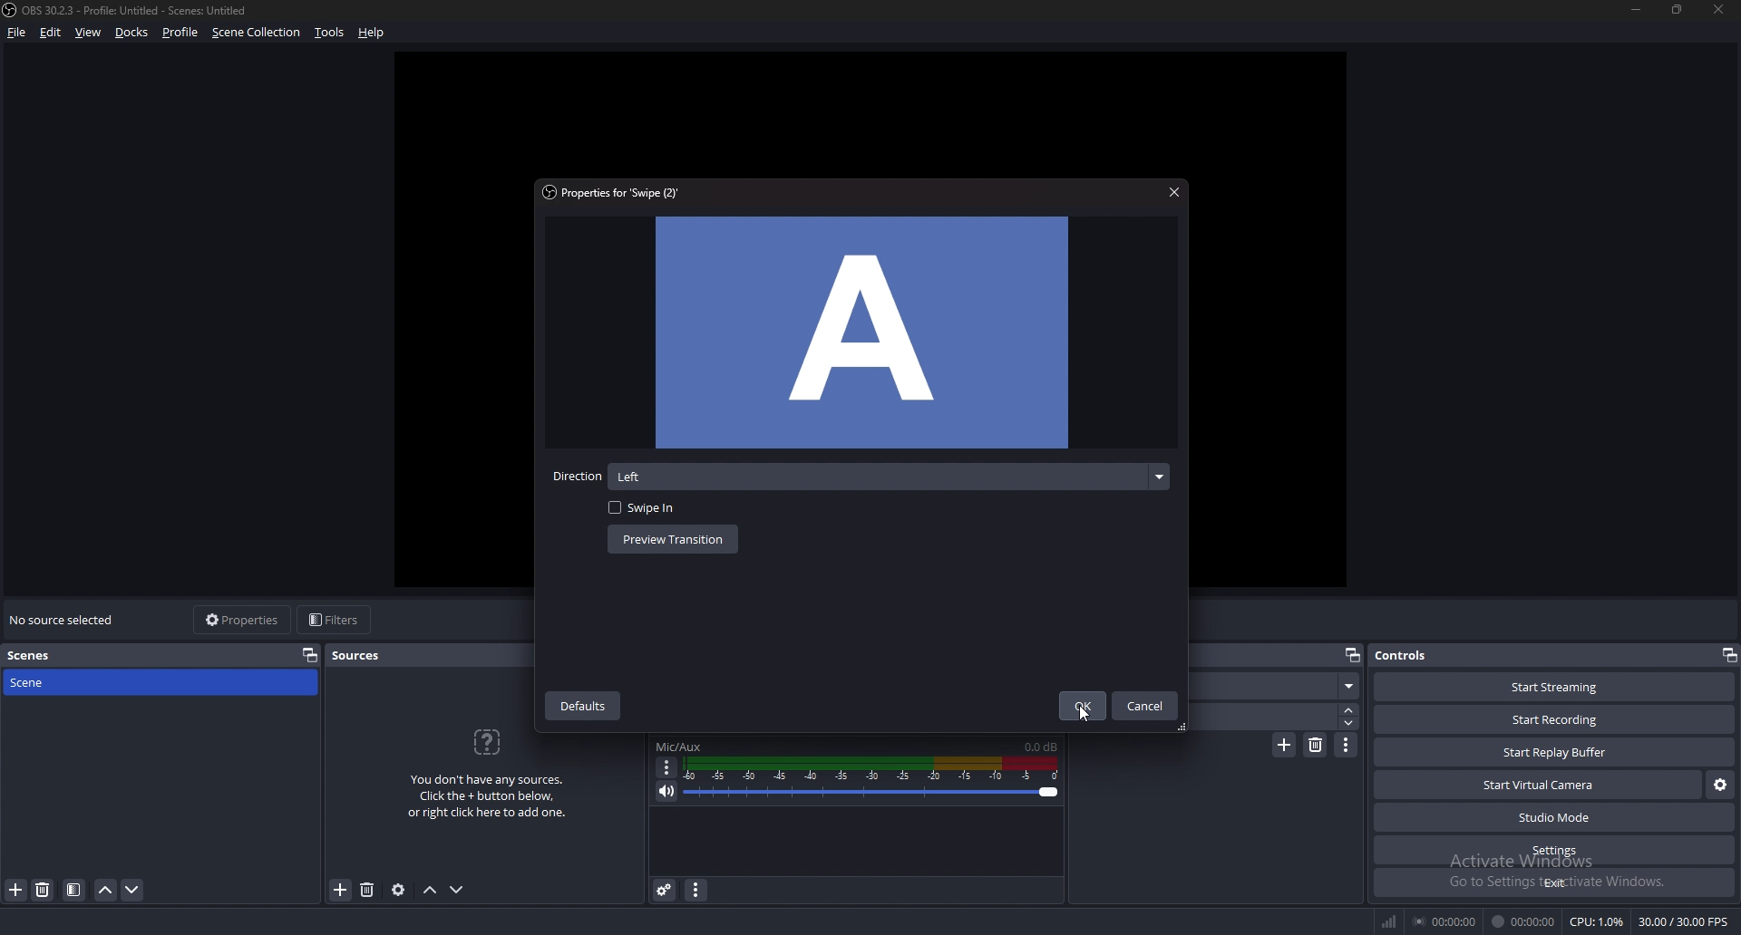 This screenshot has height=935, width=1741. I want to click on 00:00:00, so click(1523, 922).